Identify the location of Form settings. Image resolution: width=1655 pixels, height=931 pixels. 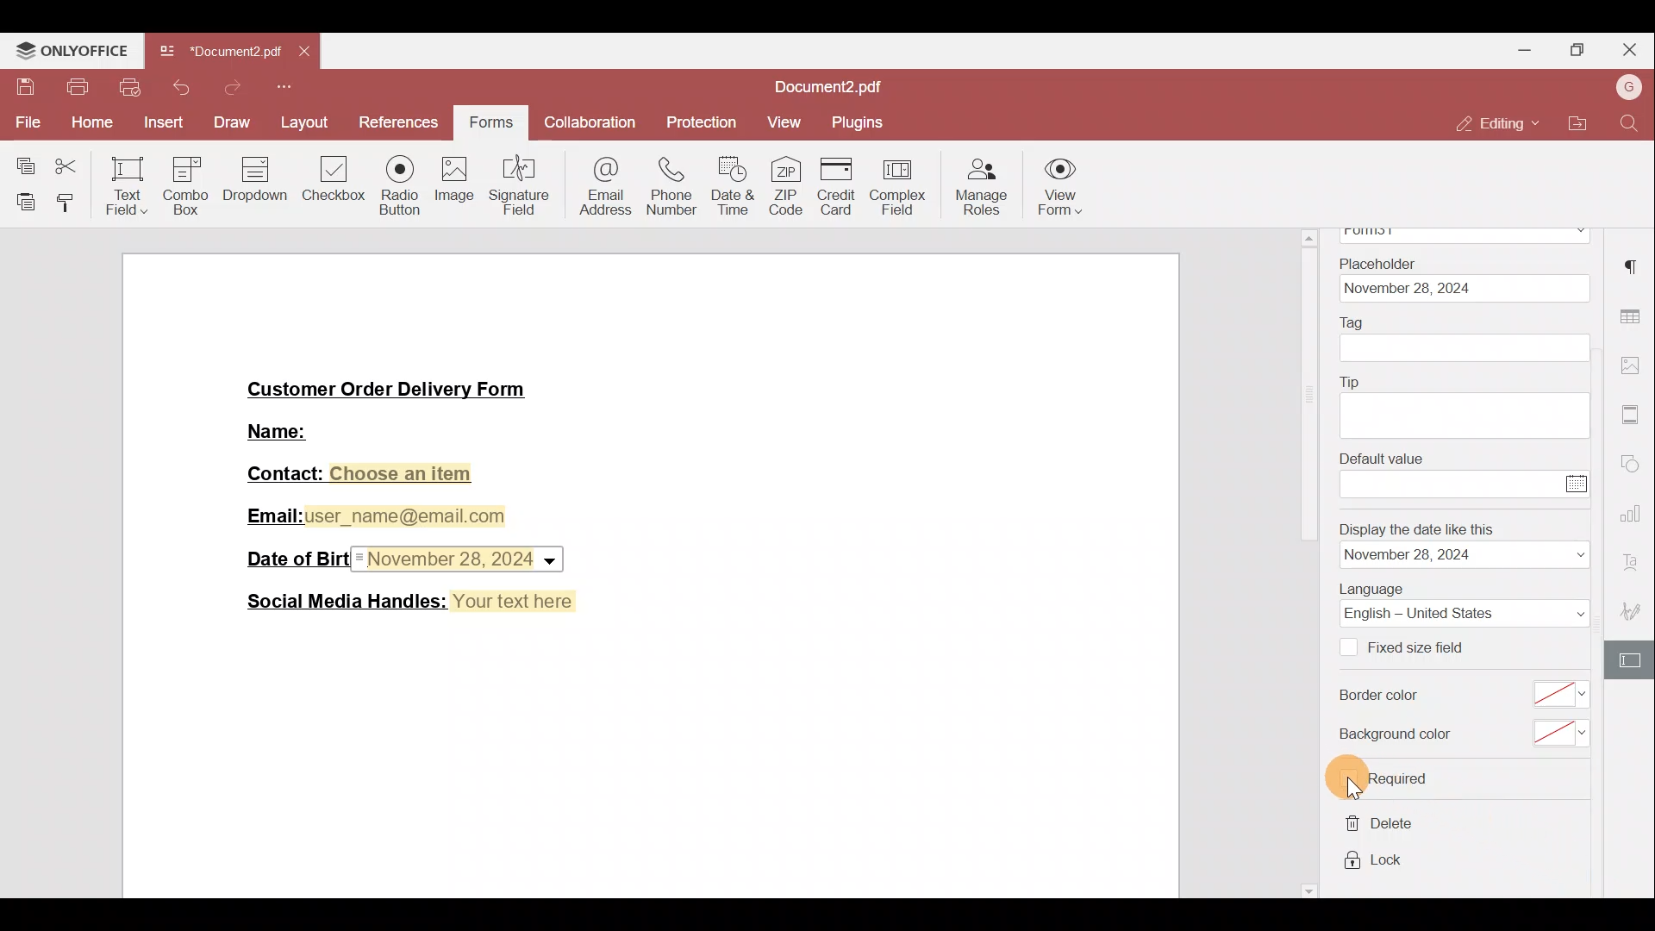
(1633, 663).